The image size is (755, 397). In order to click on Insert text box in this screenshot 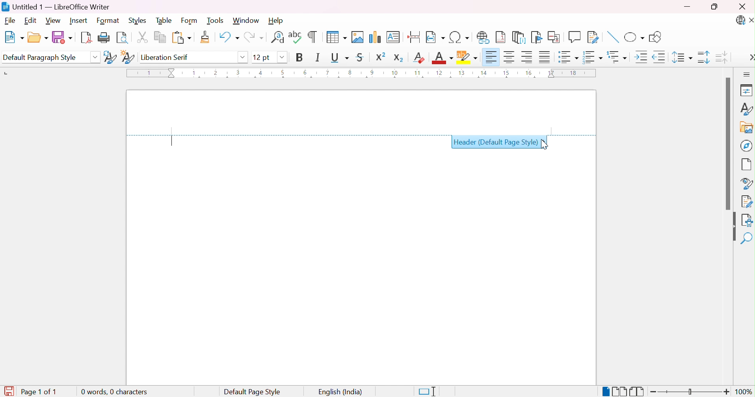, I will do `click(393, 37)`.